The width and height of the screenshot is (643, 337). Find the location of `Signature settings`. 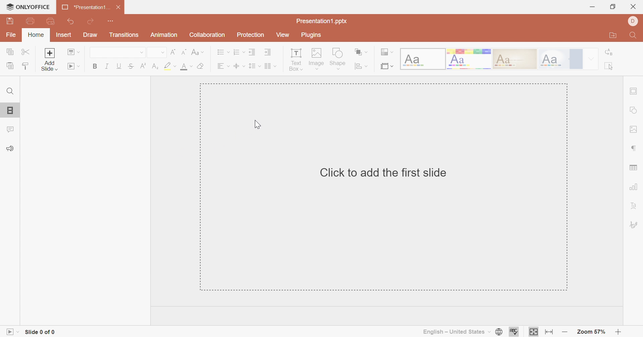

Signature settings is located at coordinates (634, 225).